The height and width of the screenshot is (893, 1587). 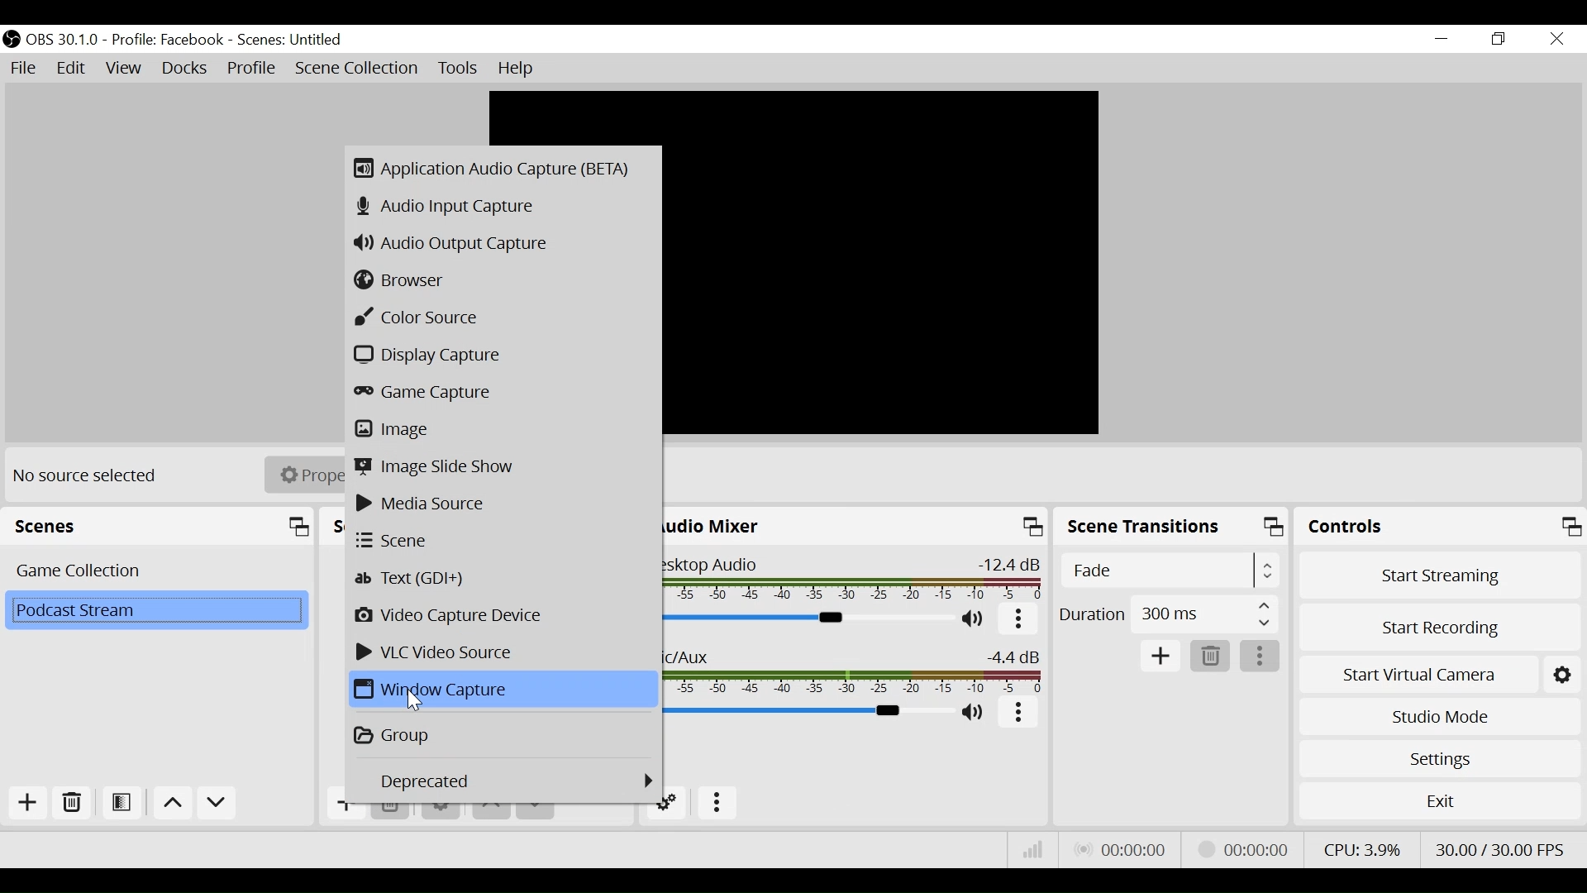 What do you see at coordinates (1162, 655) in the screenshot?
I see `Add` at bounding box center [1162, 655].